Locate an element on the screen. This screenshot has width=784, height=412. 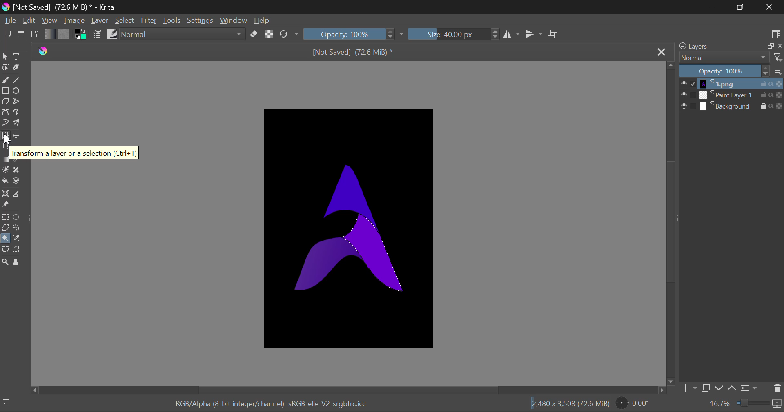
more options is located at coordinates (777, 72).